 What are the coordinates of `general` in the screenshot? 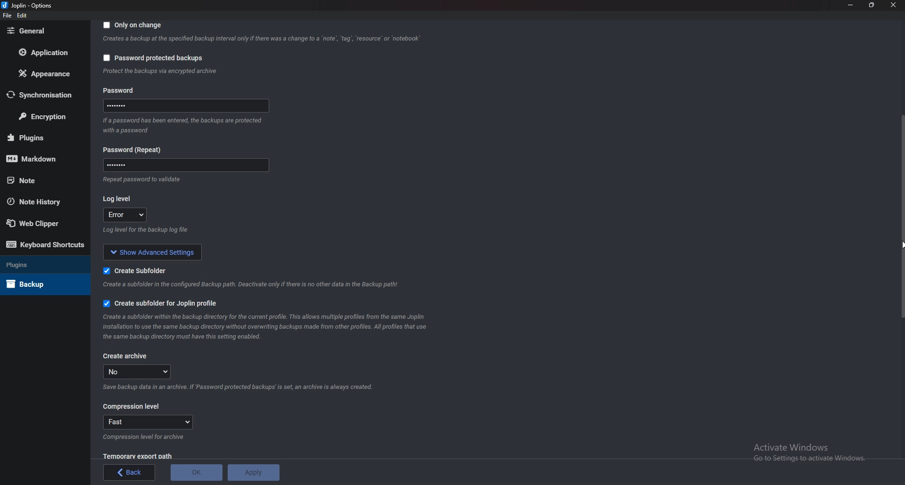 It's located at (41, 31).